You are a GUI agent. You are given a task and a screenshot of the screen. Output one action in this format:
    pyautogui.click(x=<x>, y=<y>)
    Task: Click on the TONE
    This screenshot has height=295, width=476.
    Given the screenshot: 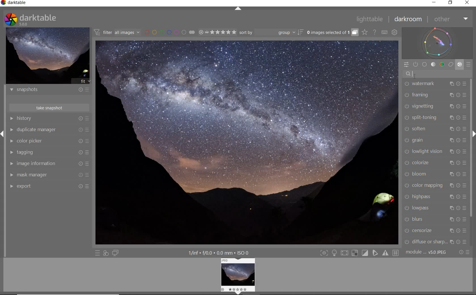 What is the action you would take?
    pyautogui.click(x=433, y=65)
    